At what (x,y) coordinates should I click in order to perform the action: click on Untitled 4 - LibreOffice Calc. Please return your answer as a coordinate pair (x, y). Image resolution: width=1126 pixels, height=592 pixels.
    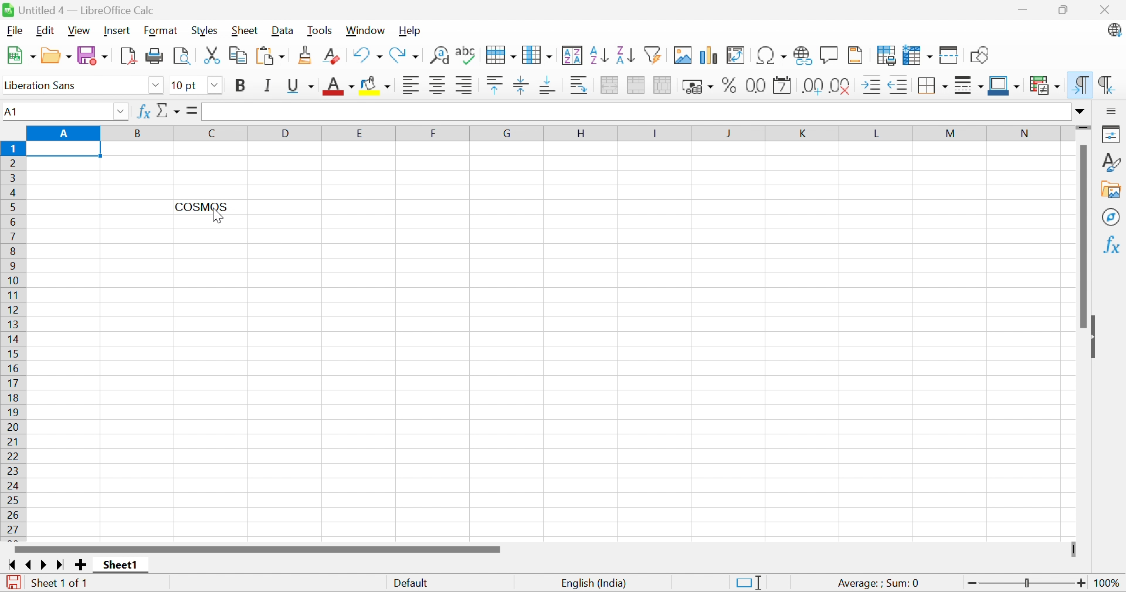
    Looking at the image, I should click on (86, 10).